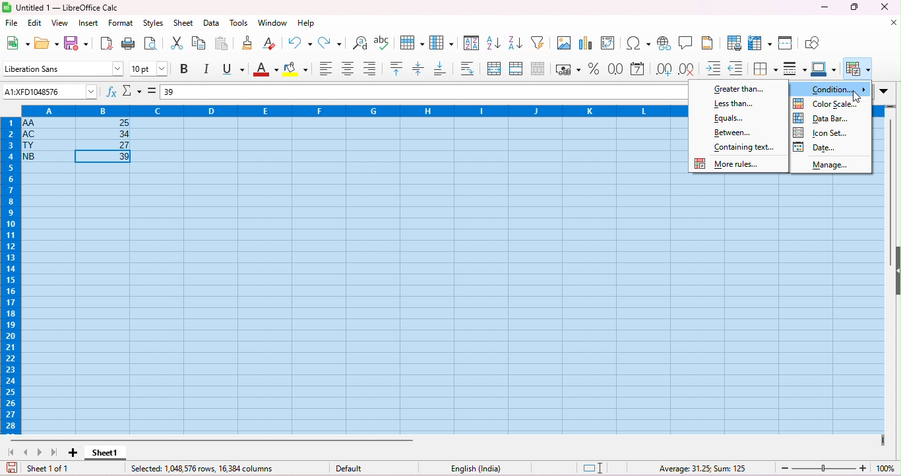  I want to click on insert, so click(88, 23).